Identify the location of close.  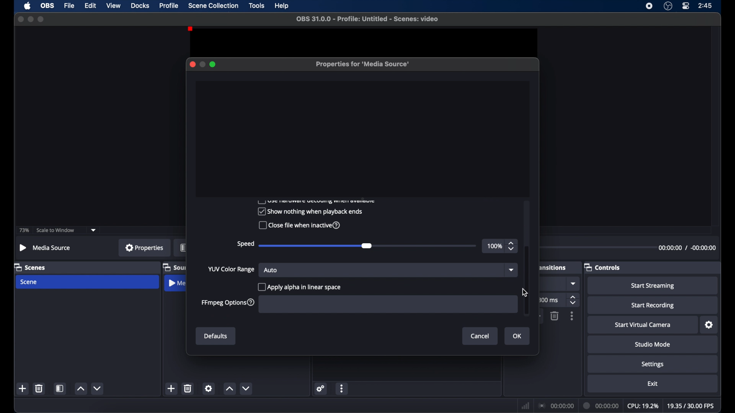
(19, 19).